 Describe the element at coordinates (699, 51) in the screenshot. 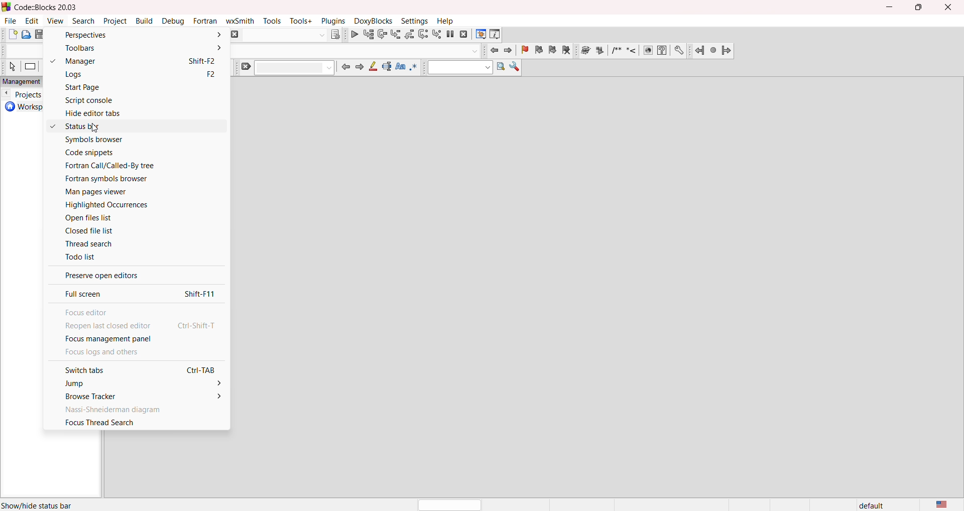

I see `Back jump` at that location.